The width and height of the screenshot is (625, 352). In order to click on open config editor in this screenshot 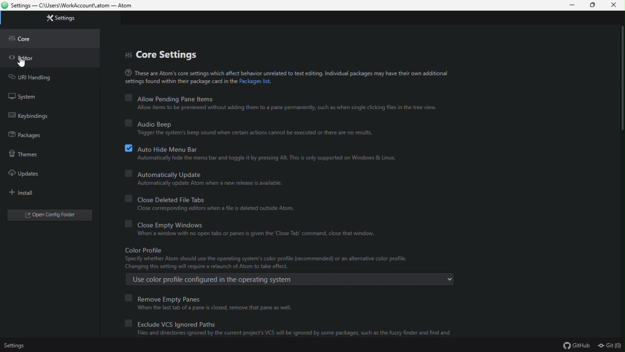, I will do `click(48, 215)`.